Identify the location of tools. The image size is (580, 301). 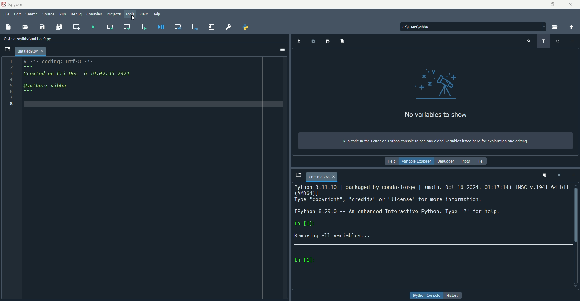
(131, 14).